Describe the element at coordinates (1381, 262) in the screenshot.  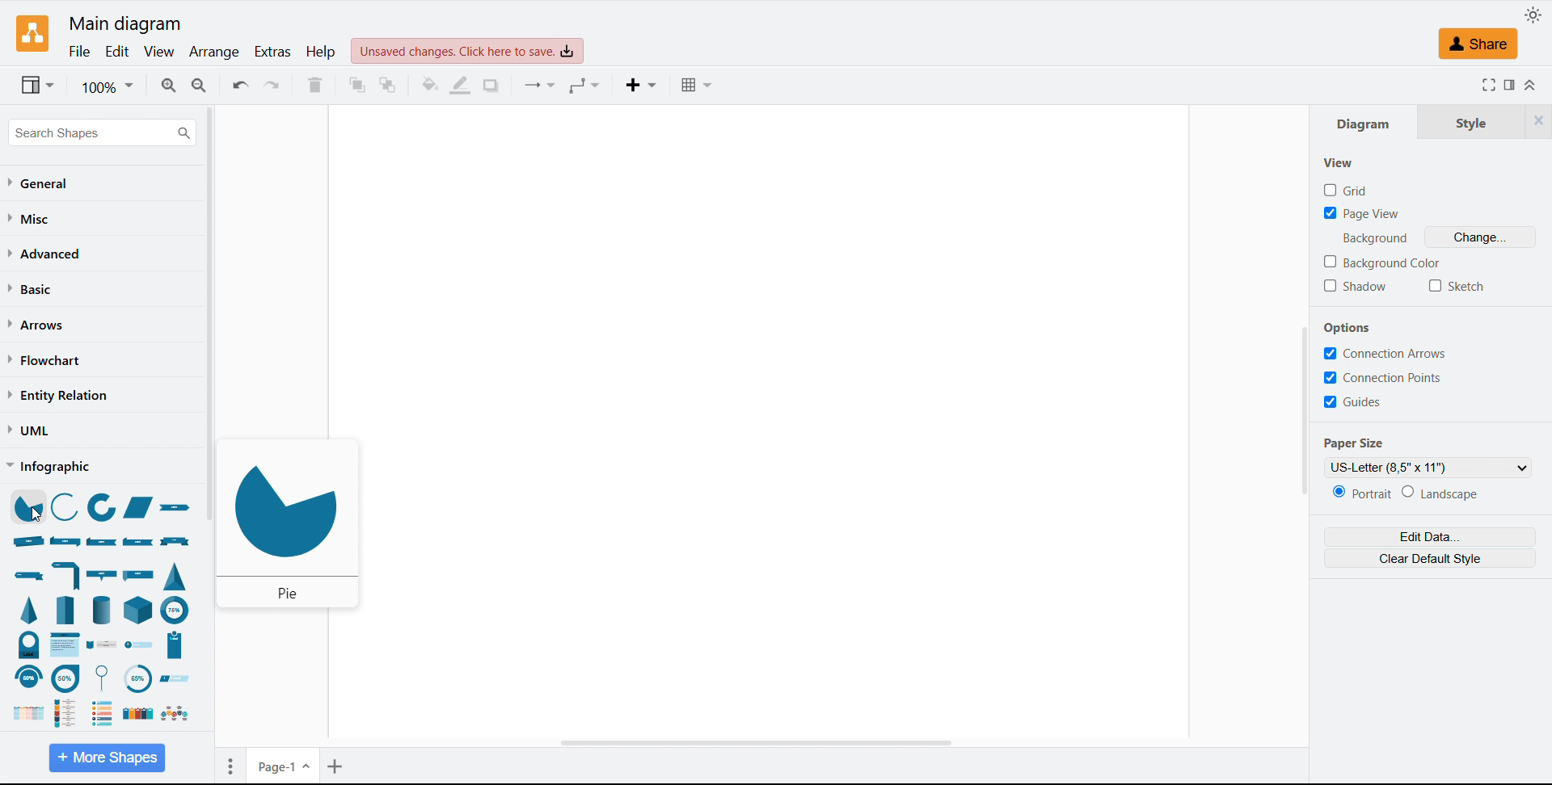
I see `Background colour ` at that location.